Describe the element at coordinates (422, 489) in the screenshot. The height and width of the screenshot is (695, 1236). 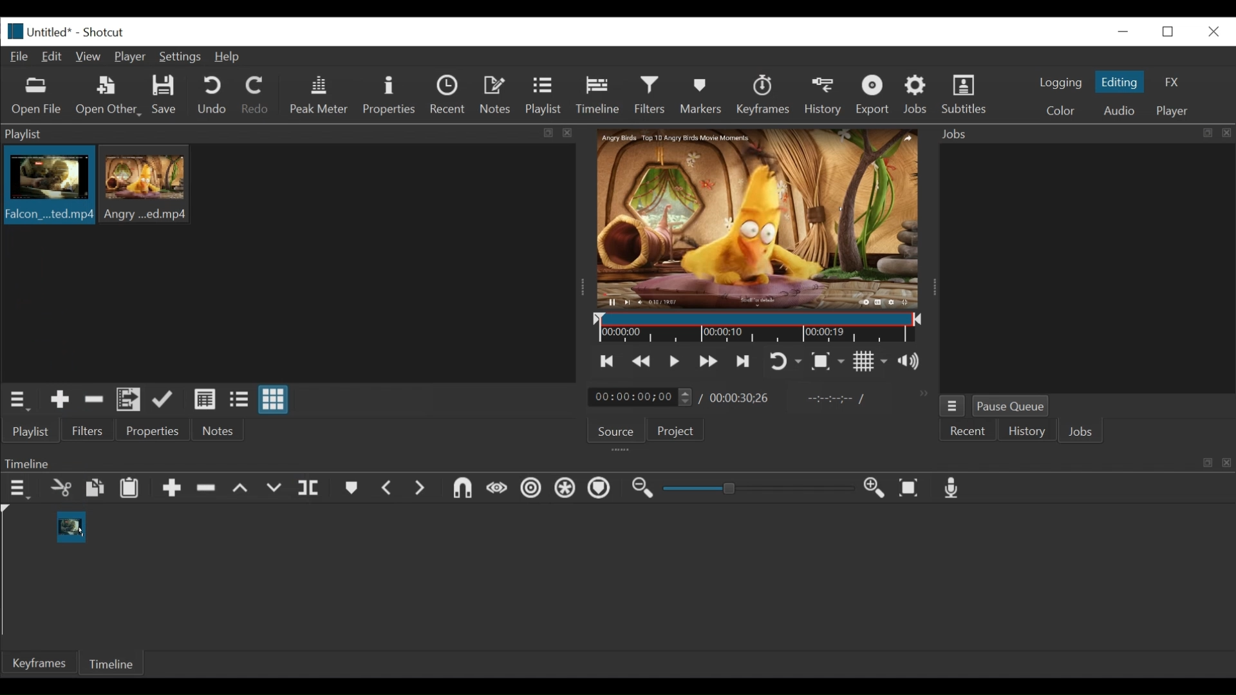
I see `next marker` at that location.